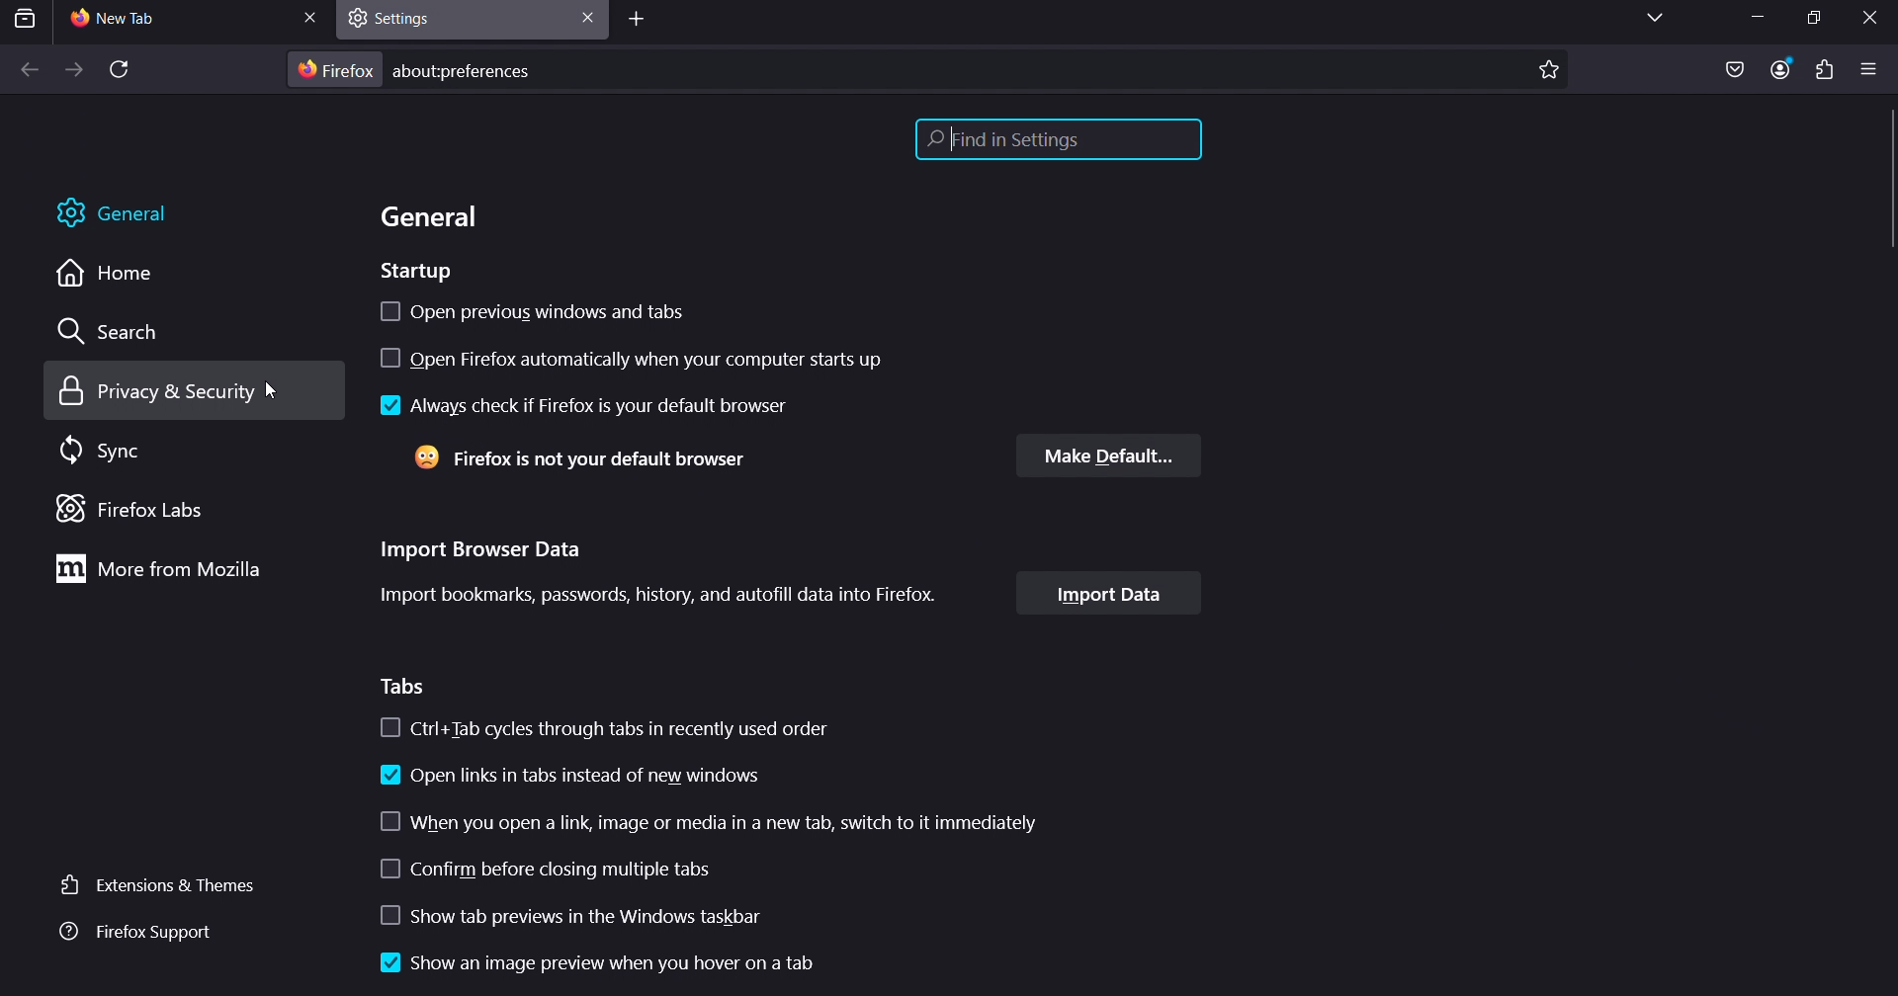 This screenshot has width=1898, height=996. Describe the element at coordinates (404, 17) in the screenshot. I see `settings` at that location.